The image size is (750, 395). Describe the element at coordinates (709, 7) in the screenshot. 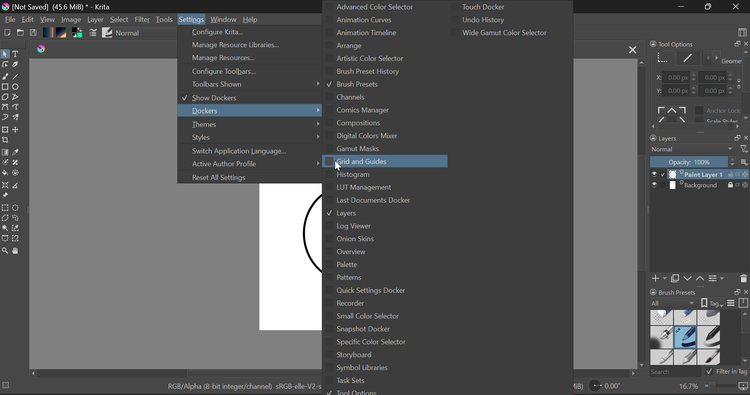

I see `Minimize` at that location.